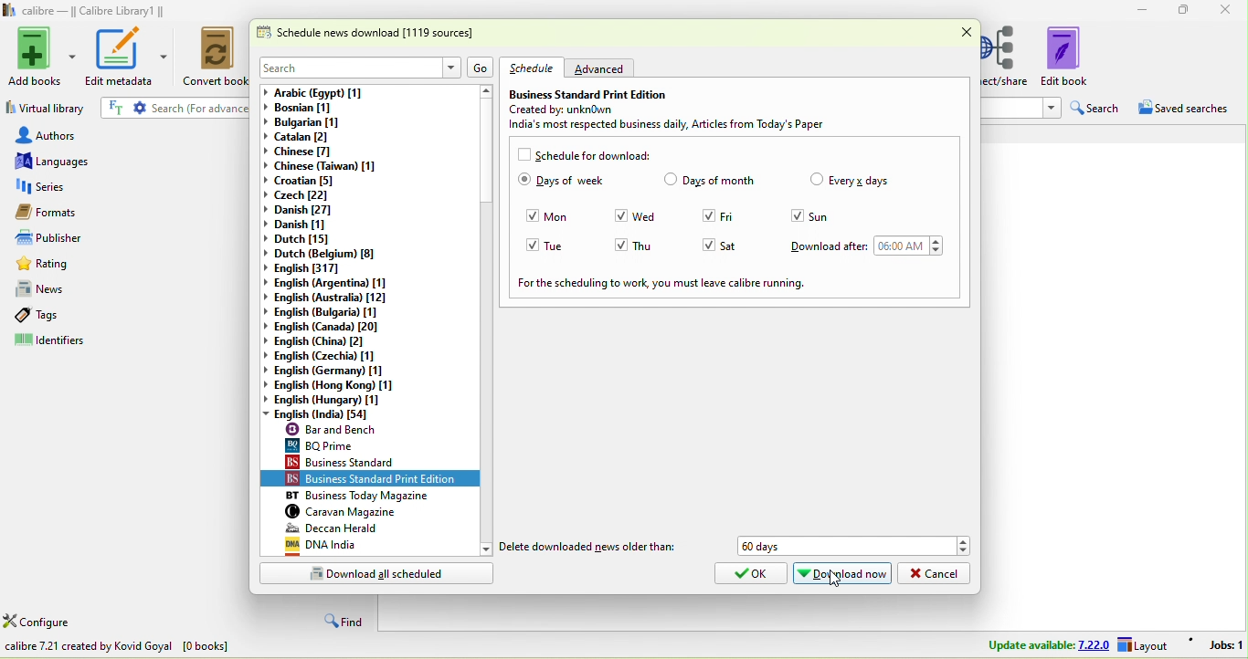 This screenshot has width=1248, height=659. What do you see at coordinates (326, 283) in the screenshot?
I see `english (argentina)[1]` at bounding box center [326, 283].